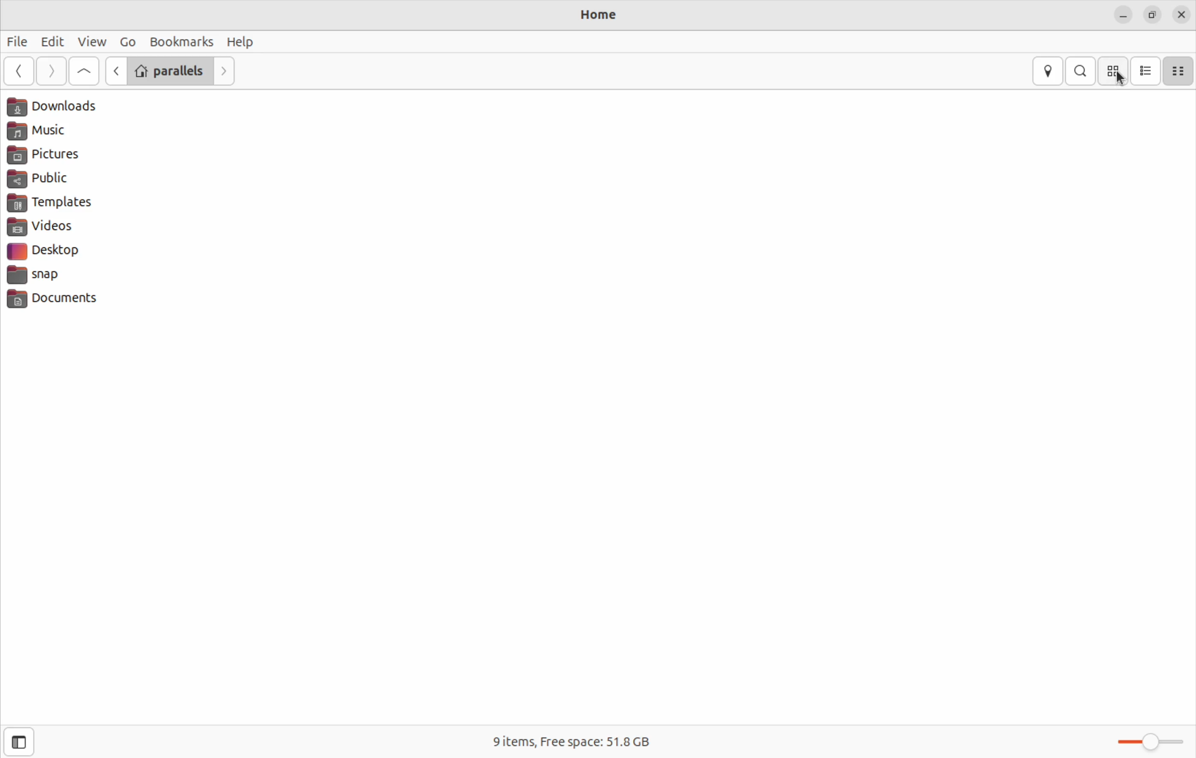 The image size is (1196, 758). I want to click on toggle zoom, so click(1149, 741).